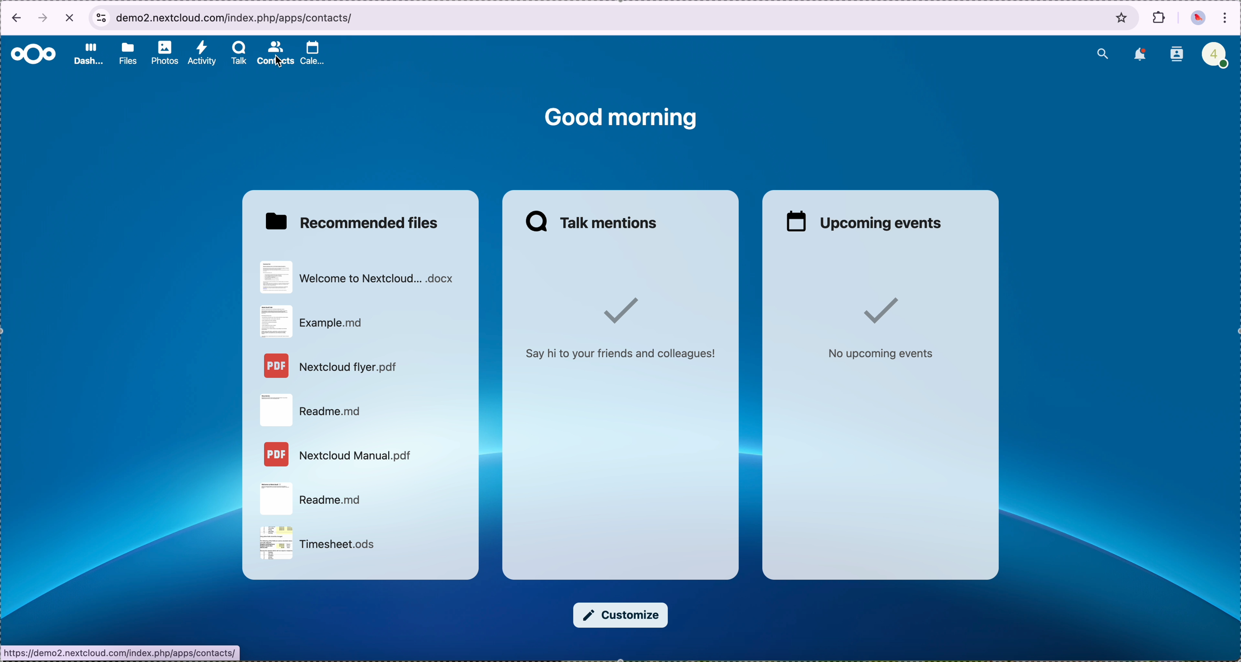 The width and height of the screenshot is (1241, 662). What do you see at coordinates (237, 16) in the screenshot?
I see `URL` at bounding box center [237, 16].